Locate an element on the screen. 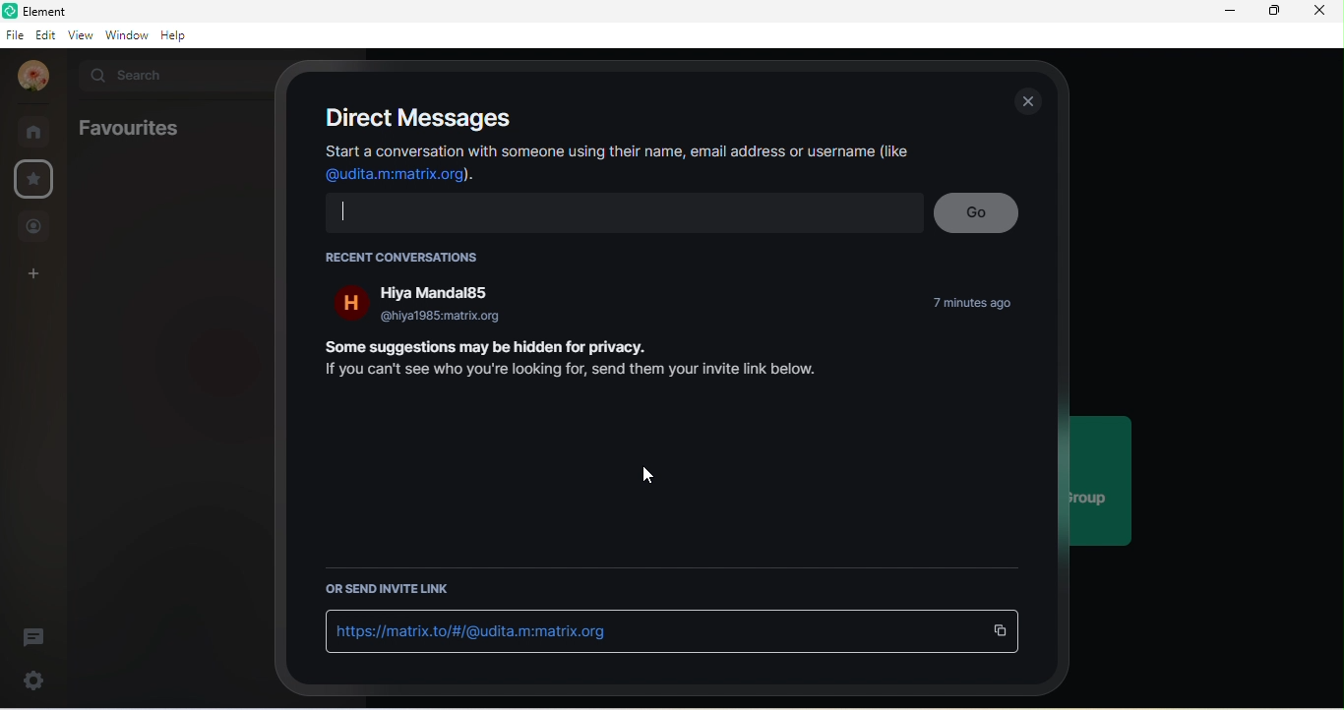  7 min ago is located at coordinates (970, 304).